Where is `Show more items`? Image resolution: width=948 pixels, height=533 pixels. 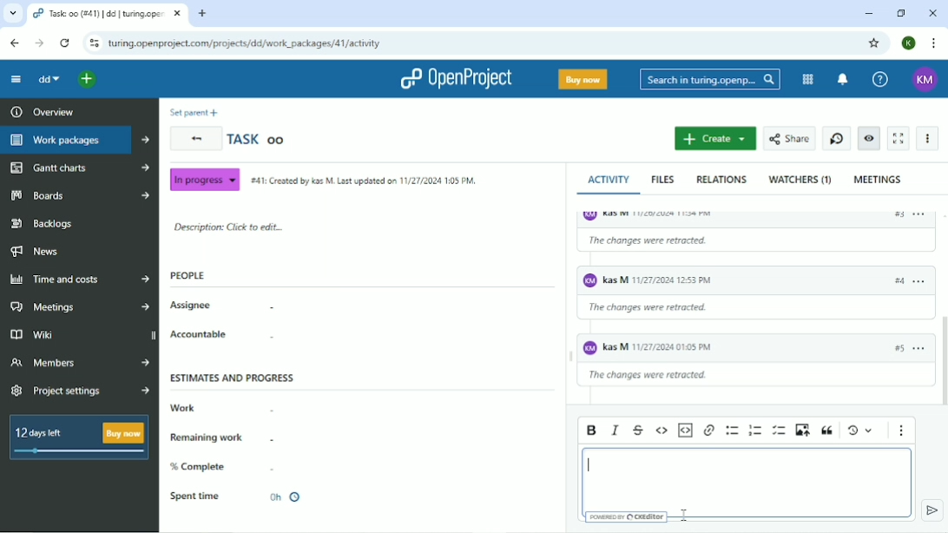 Show more items is located at coordinates (902, 431).